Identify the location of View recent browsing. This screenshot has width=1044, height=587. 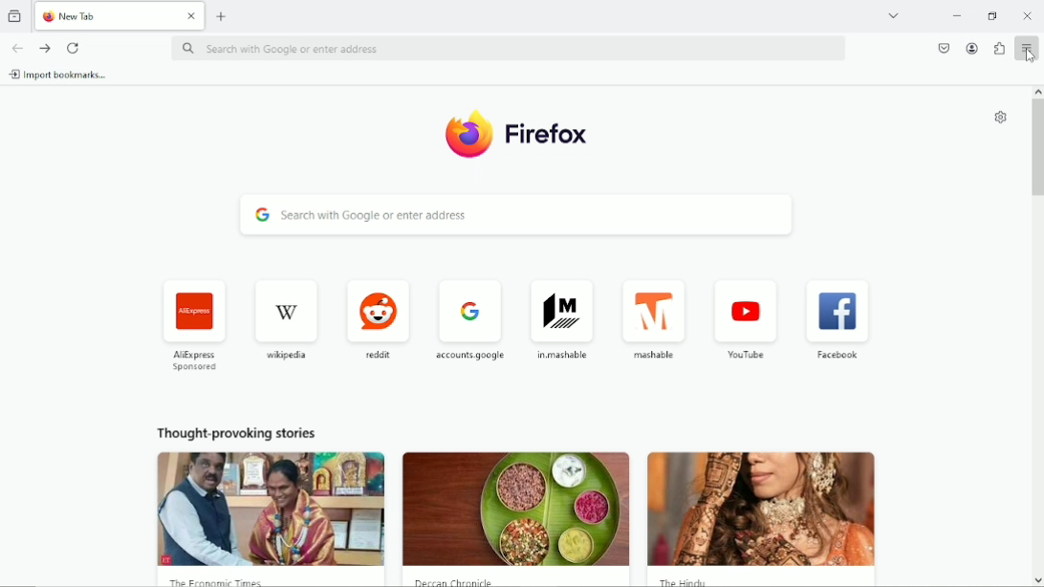
(16, 17).